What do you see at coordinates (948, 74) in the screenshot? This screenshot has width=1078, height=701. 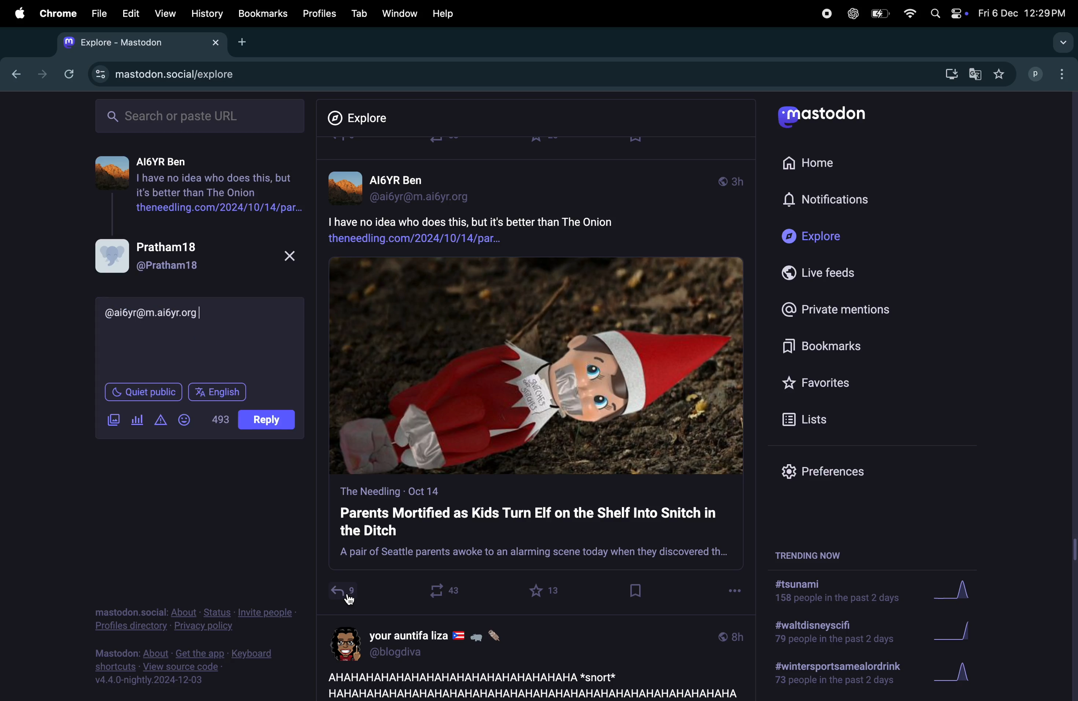 I see `download masto don` at bounding box center [948, 74].